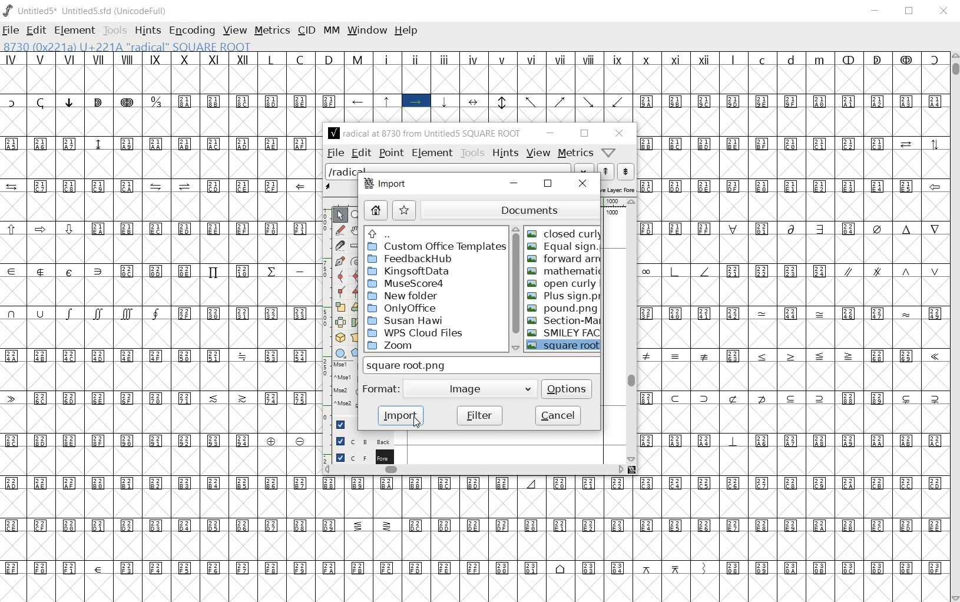 This screenshot has width=960, height=602. Describe the element at coordinates (537, 153) in the screenshot. I see `view` at that location.